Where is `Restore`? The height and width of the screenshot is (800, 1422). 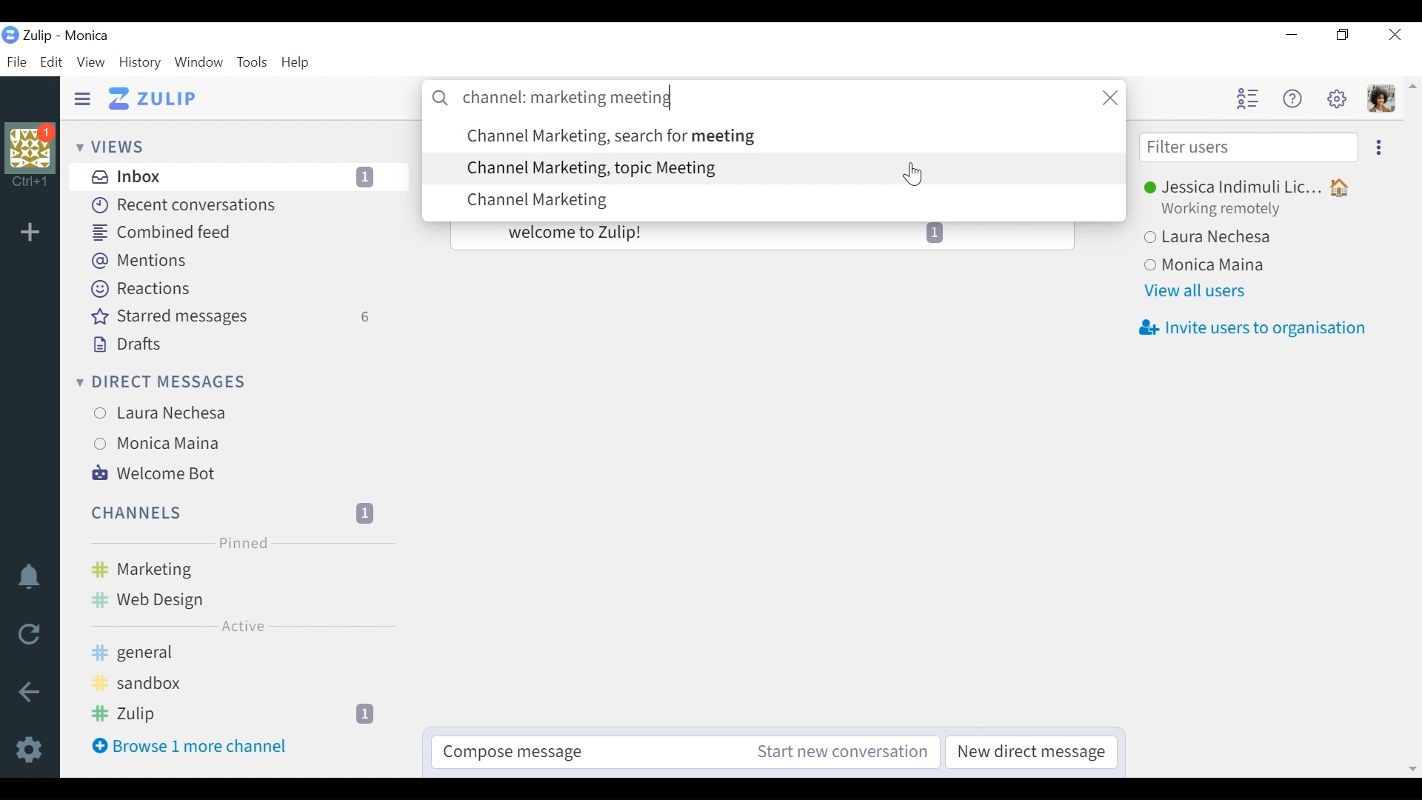 Restore is located at coordinates (1345, 34).